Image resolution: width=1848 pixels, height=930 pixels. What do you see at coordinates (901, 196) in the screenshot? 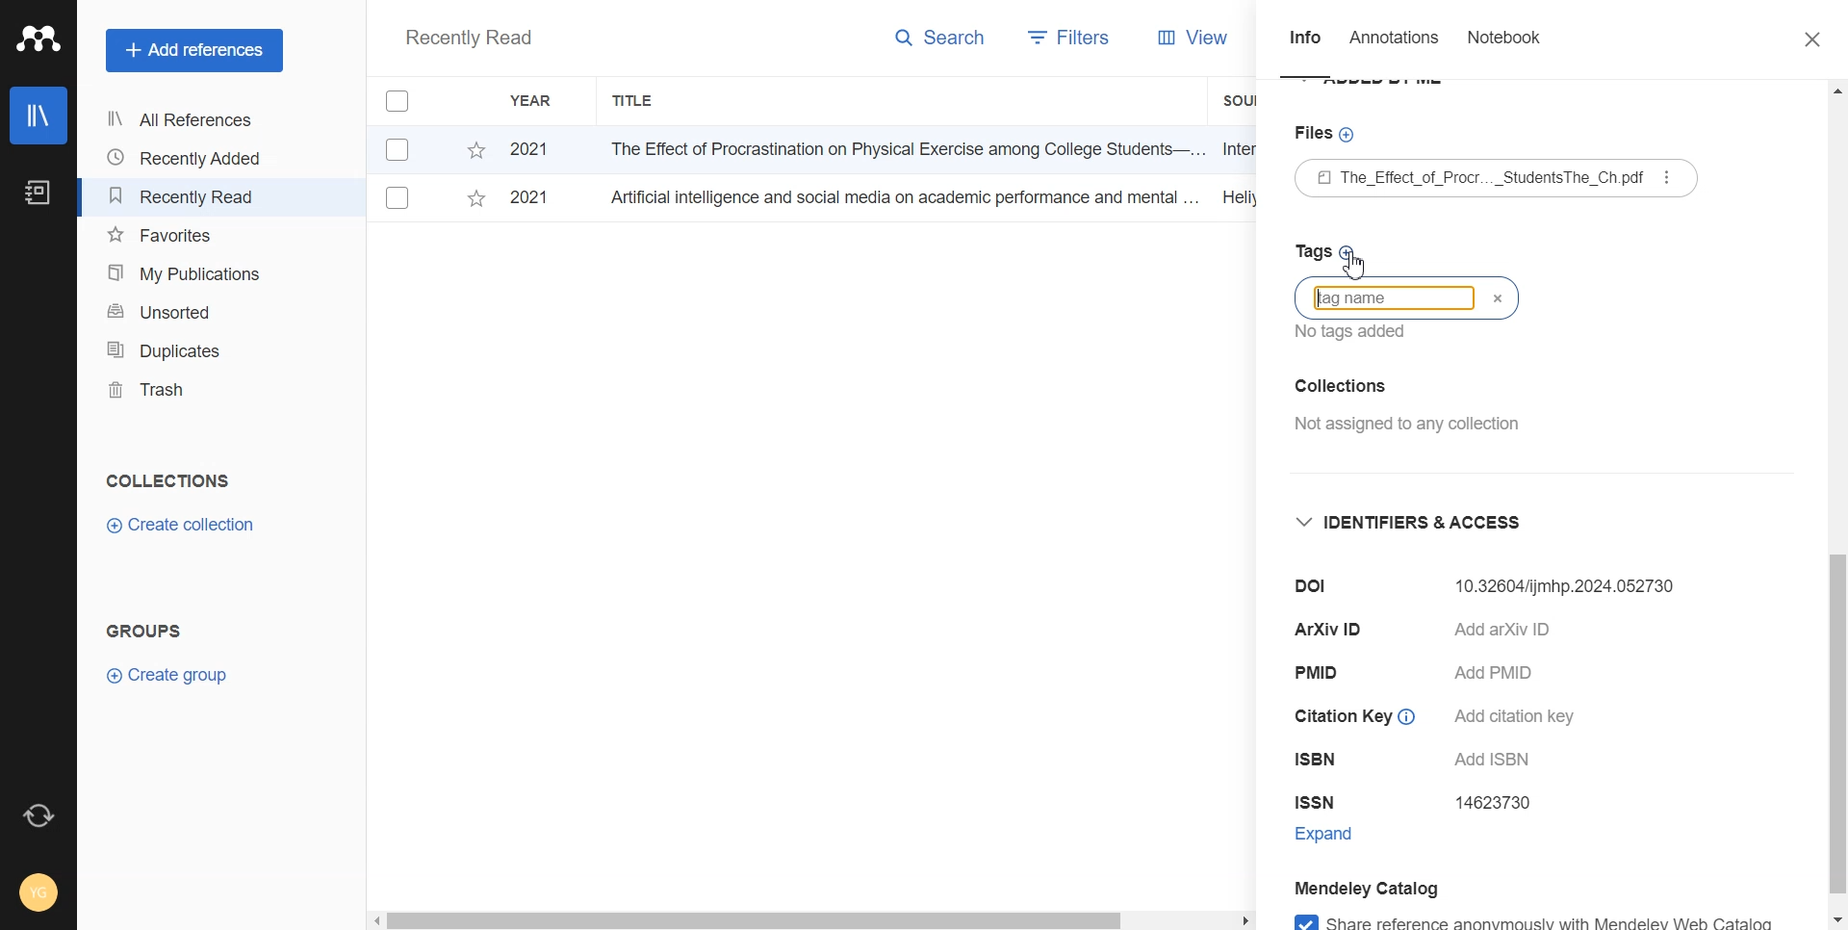
I see `Artificial intelligence and social media on academic performance and mental ...` at bounding box center [901, 196].